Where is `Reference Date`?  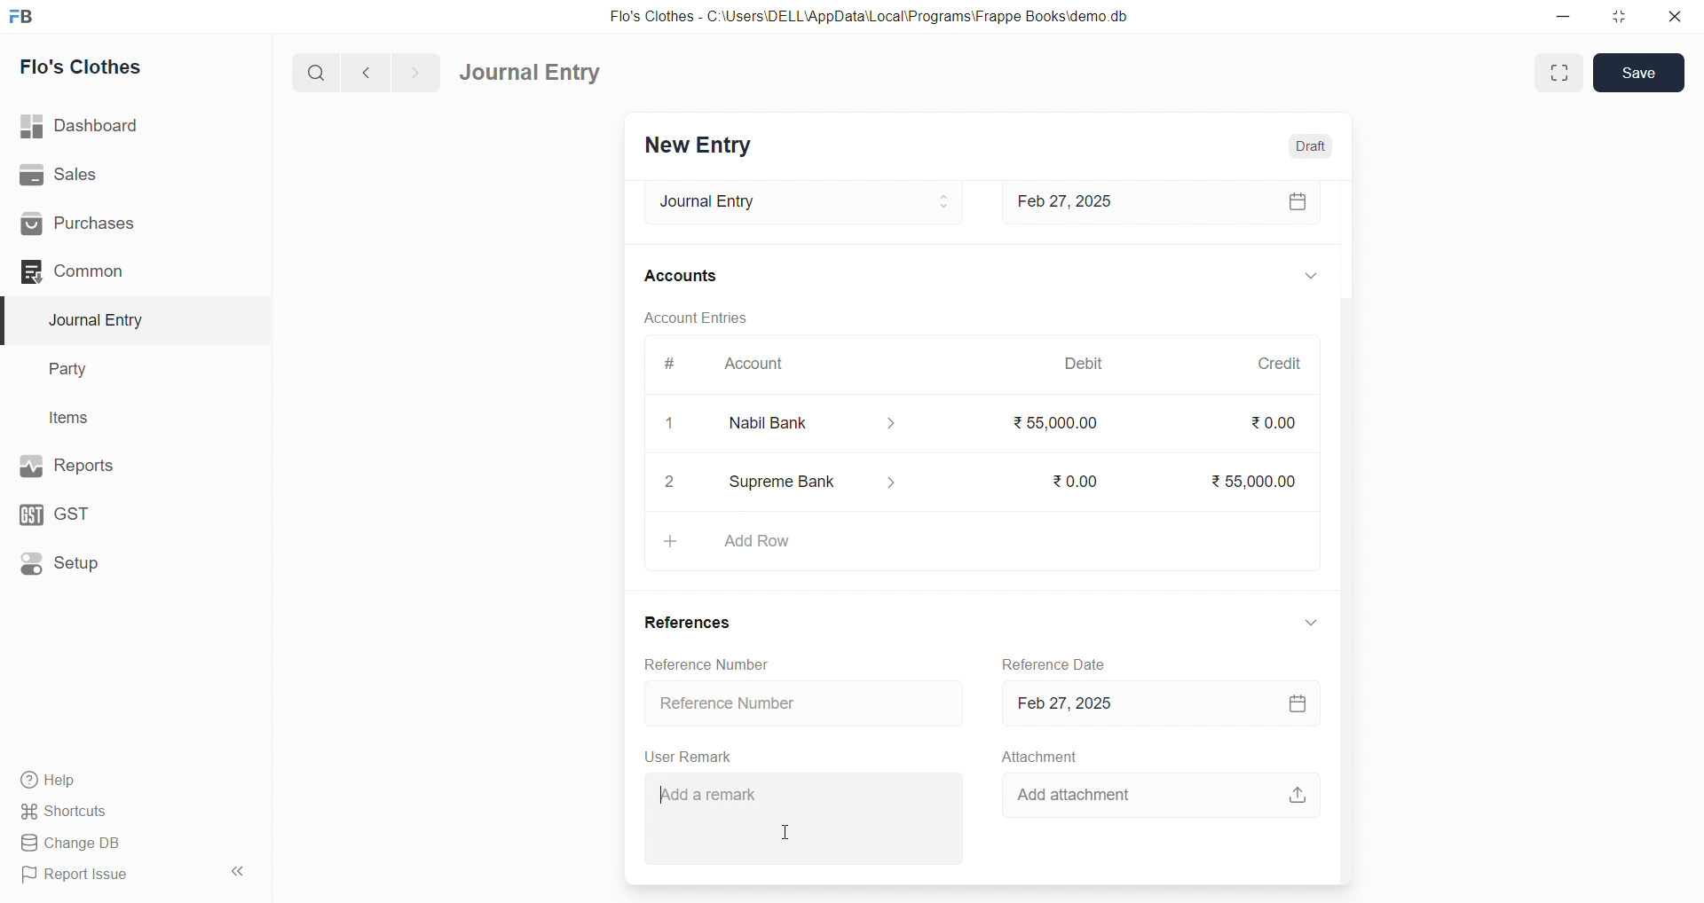
Reference Date is located at coordinates (1058, 663).